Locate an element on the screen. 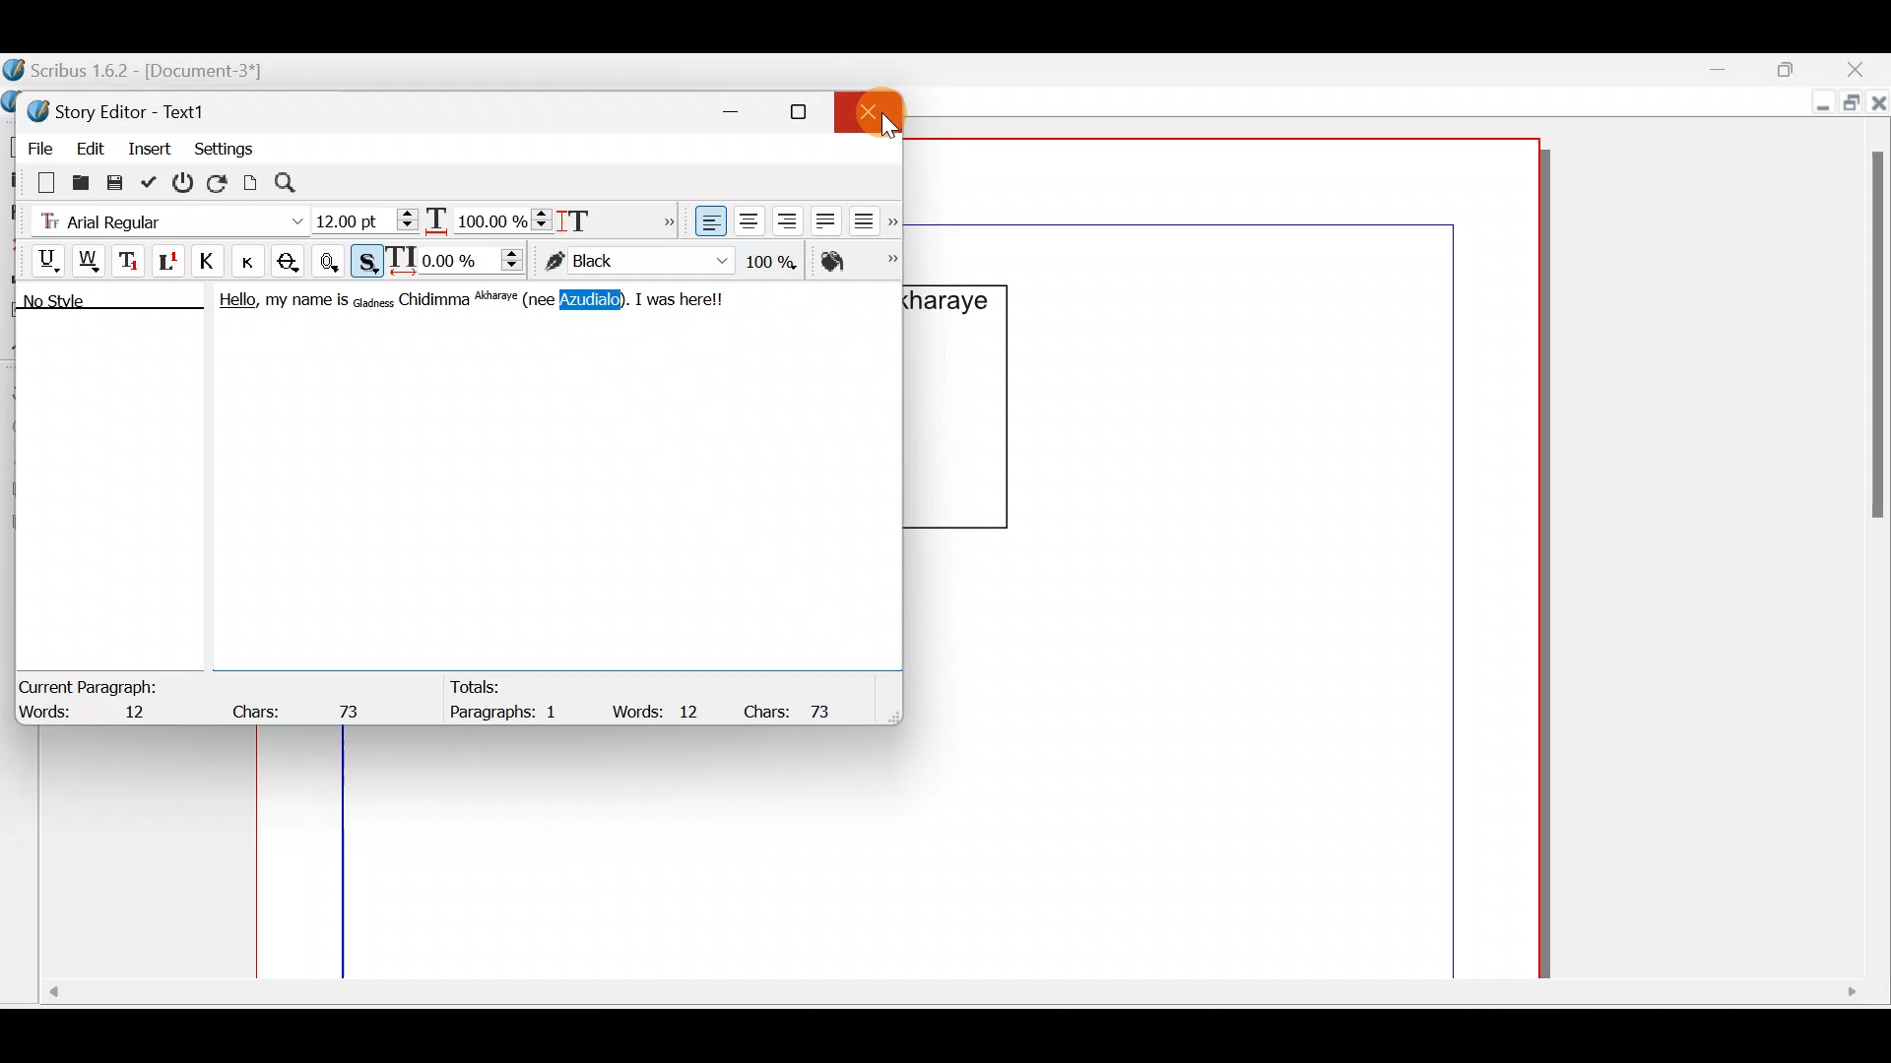 The image size is (1891, 1063). Superscript is located at coordinates (170, 264).